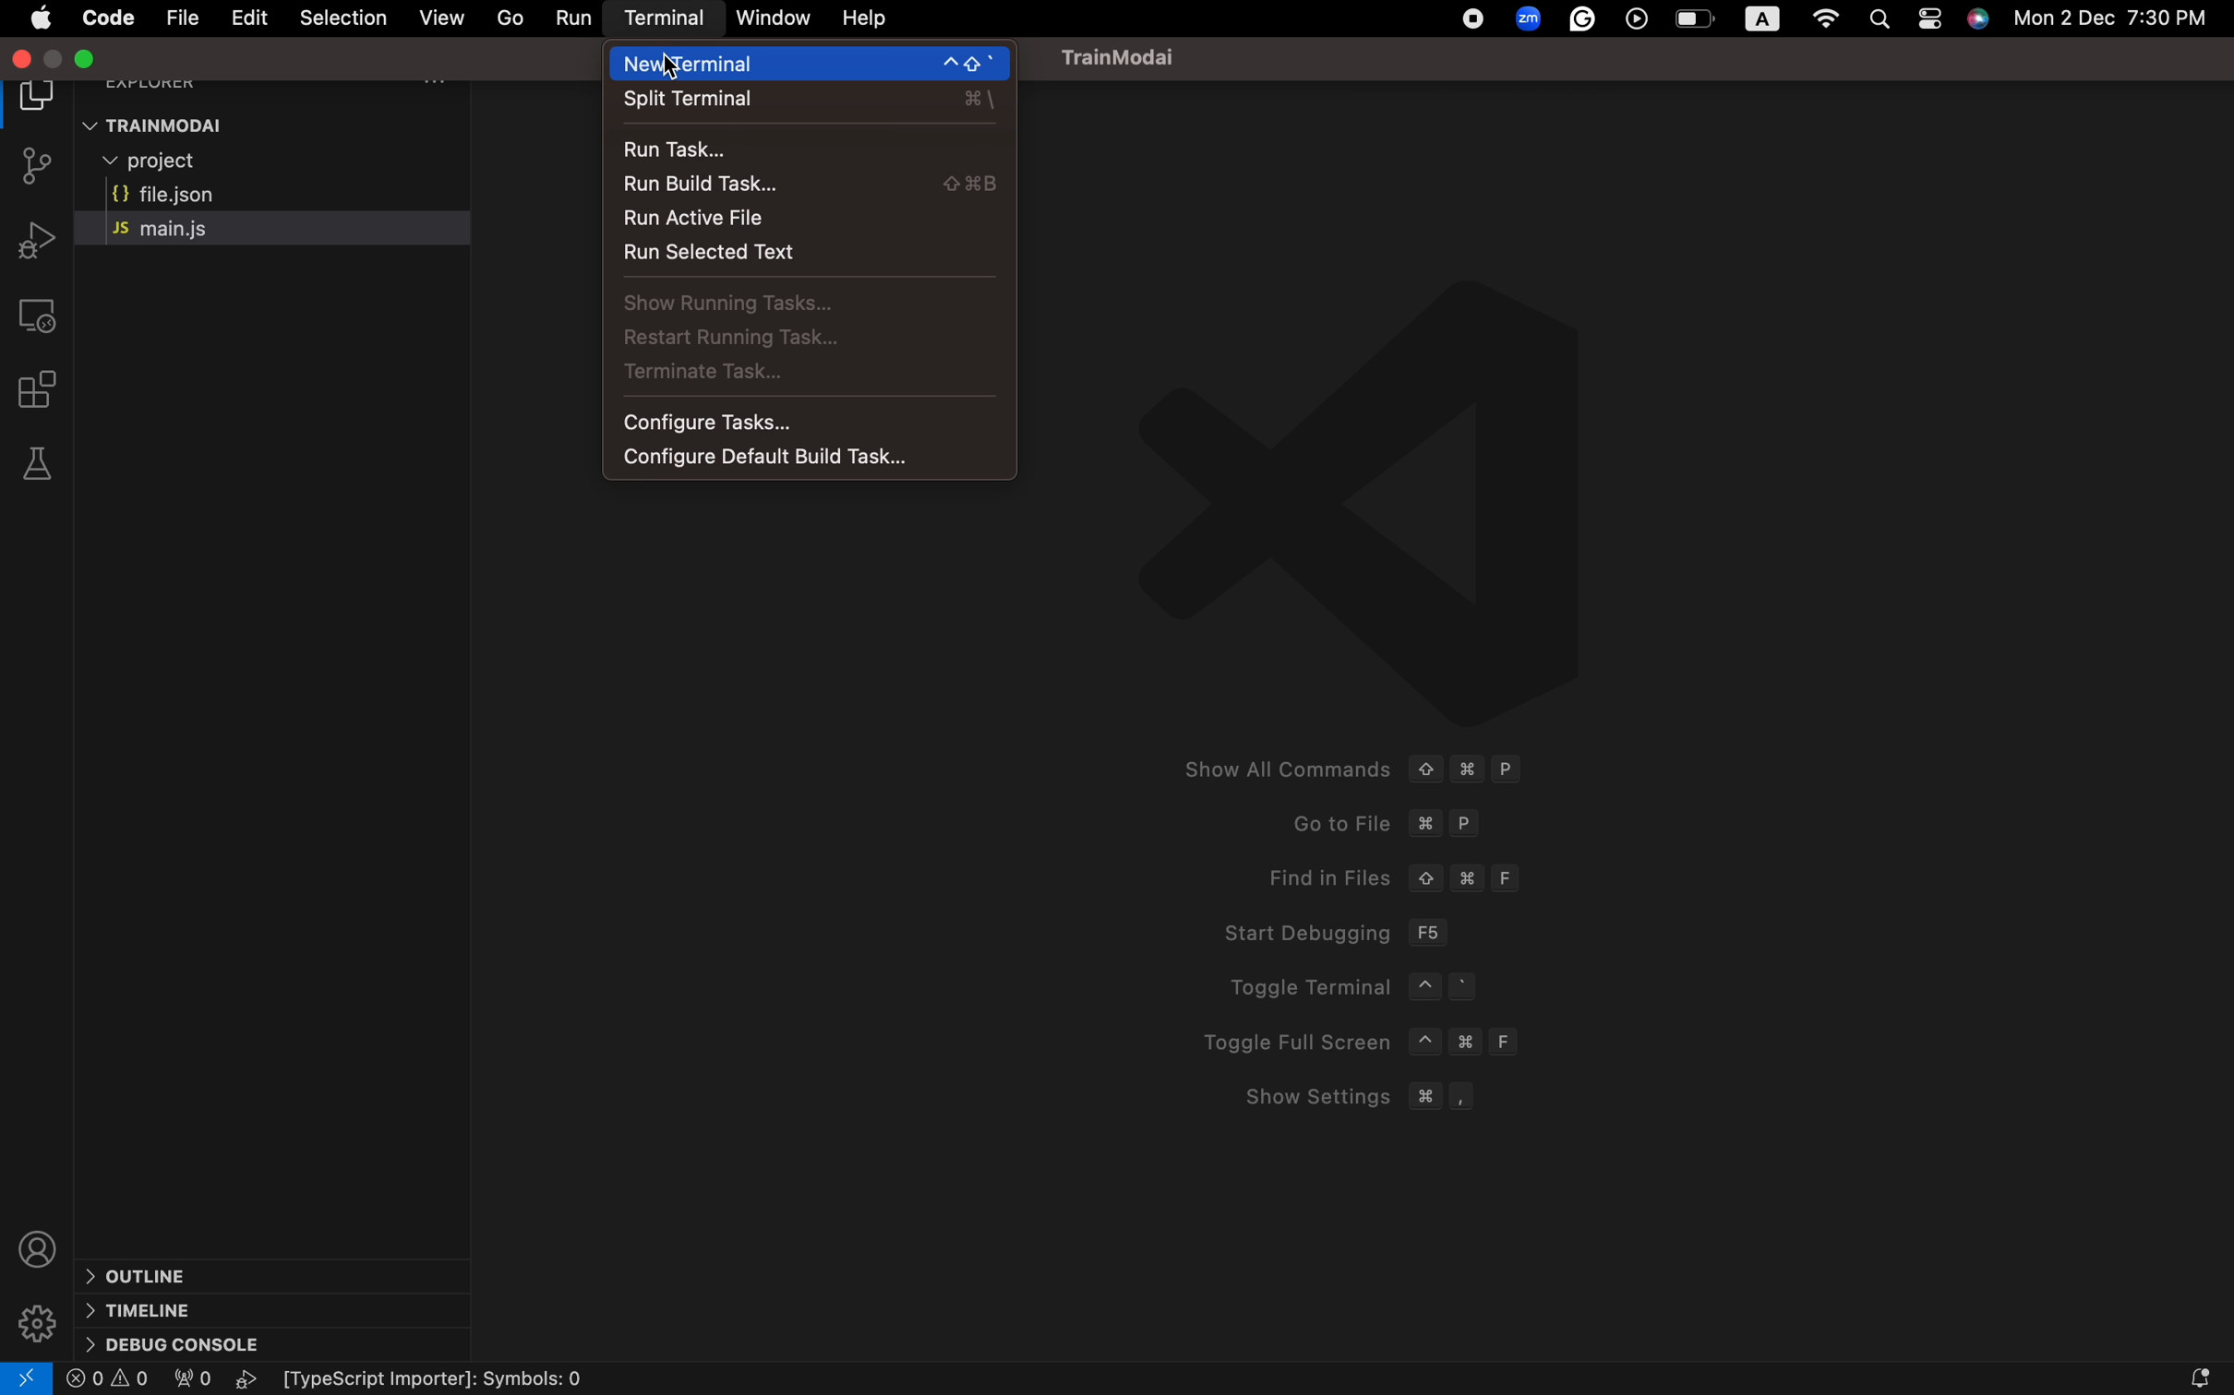 The height and width of the screenshot is (1395, 2234). I want to click on view, so click(438, 17).